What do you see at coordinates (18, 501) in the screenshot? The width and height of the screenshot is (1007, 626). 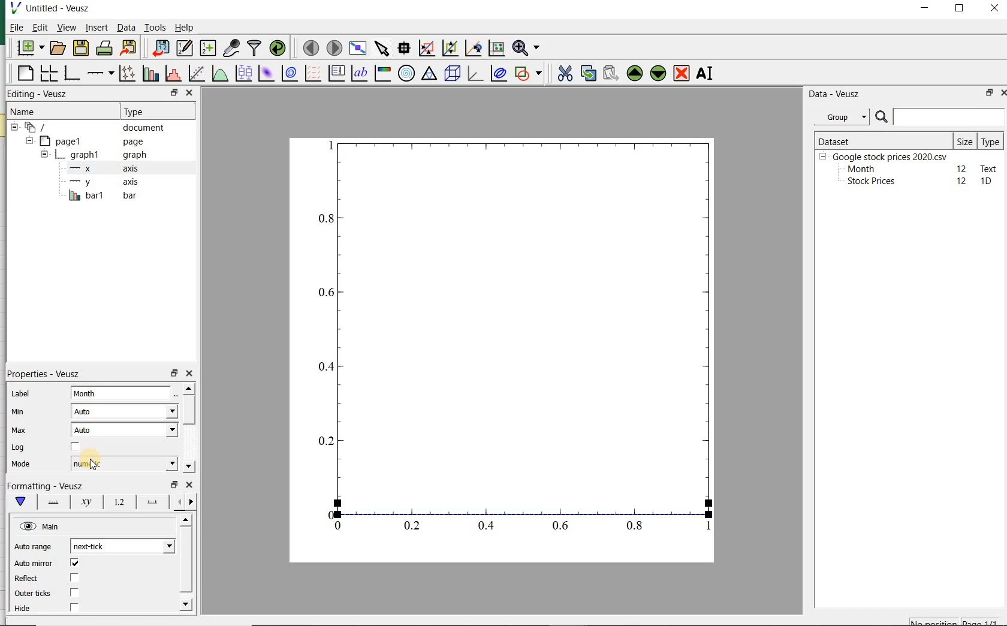 I see `main formatting` at bounding box center [18, 501].